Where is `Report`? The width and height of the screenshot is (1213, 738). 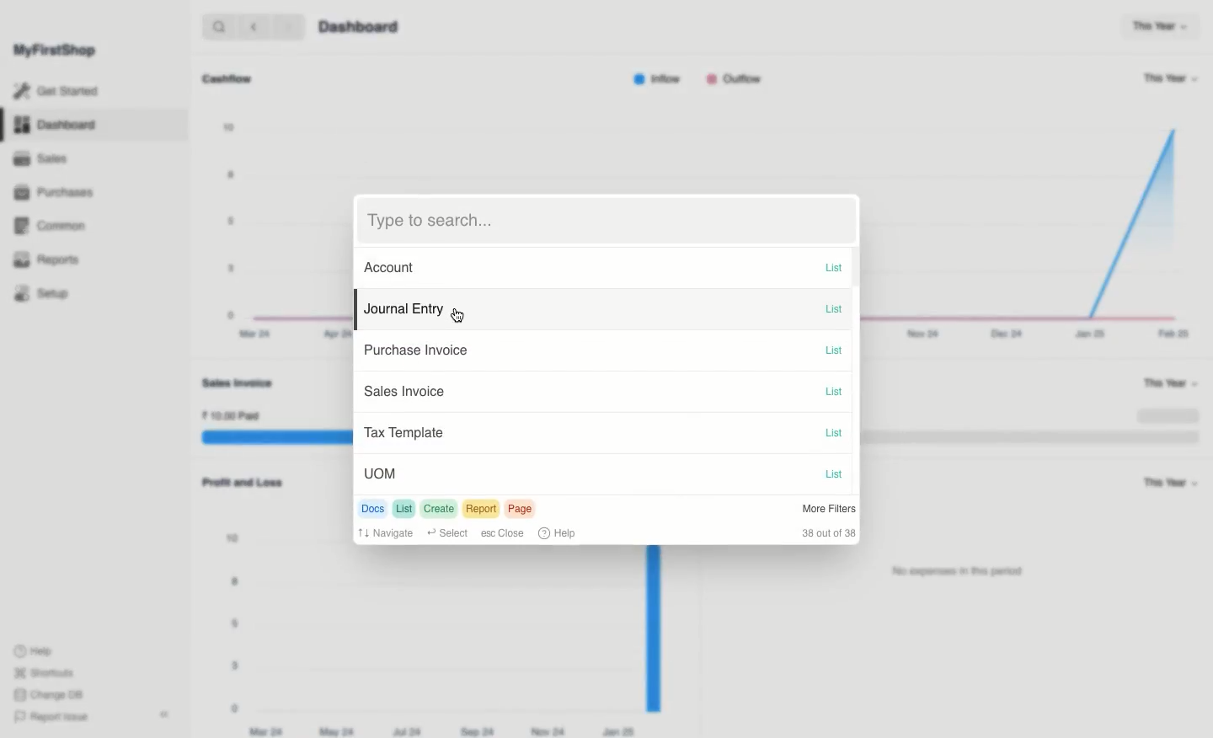 Report is located at coordinates (478, 508).